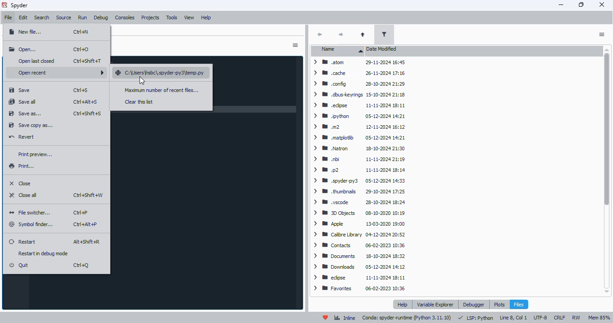  I want to click on source, so click(64, 17).